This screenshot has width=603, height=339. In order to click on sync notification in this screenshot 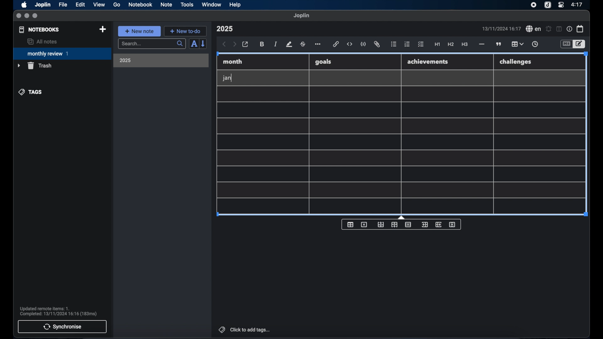, I will do `click(58, 311)`.